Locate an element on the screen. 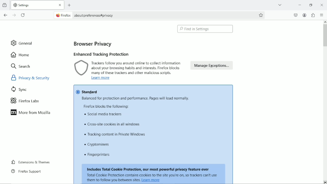 The width and height of the screenshot is (327, 184). text is located at coordinates (136, 68).